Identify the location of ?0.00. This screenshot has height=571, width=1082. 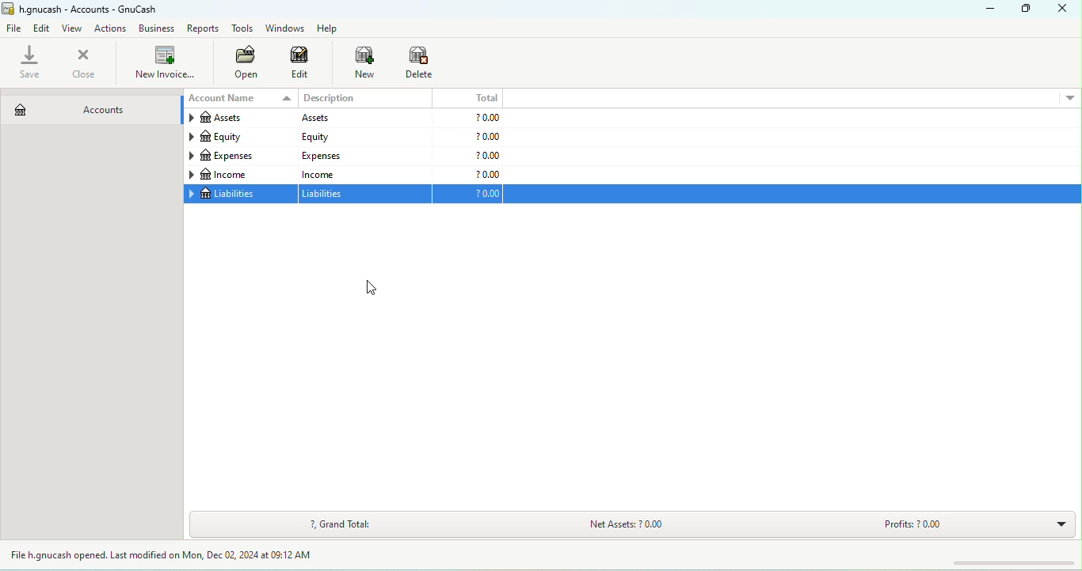
(467, 138).